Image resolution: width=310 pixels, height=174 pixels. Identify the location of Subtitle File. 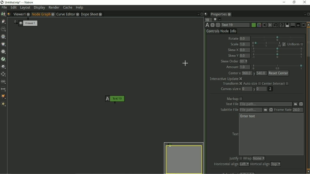
(250, 110).